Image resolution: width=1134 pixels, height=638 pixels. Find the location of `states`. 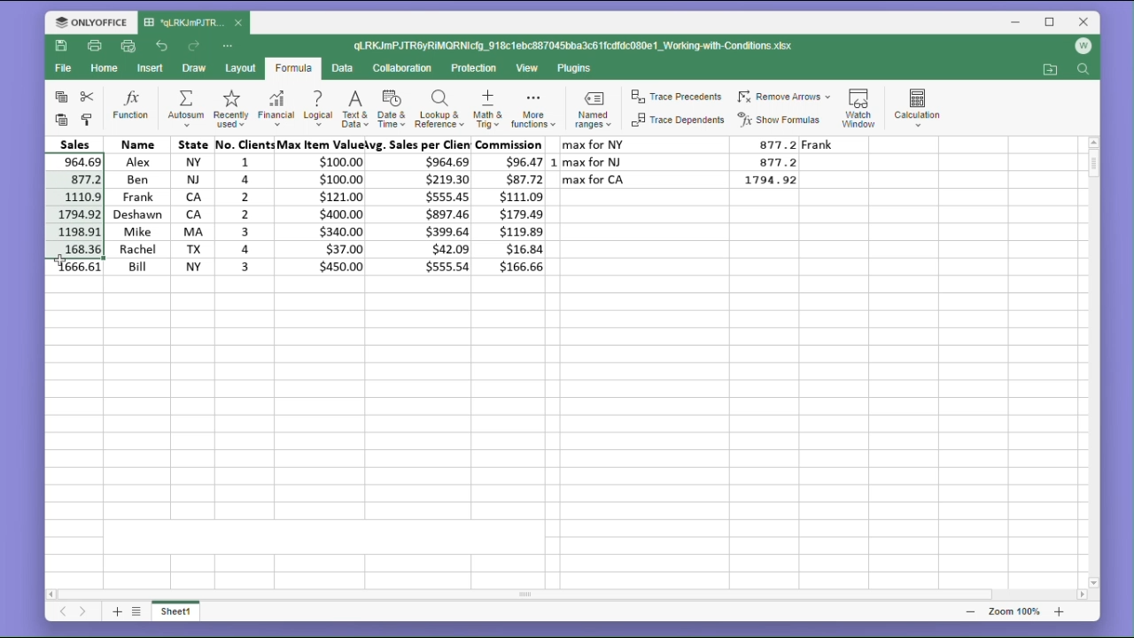

states is located at coordinates (187, 206).